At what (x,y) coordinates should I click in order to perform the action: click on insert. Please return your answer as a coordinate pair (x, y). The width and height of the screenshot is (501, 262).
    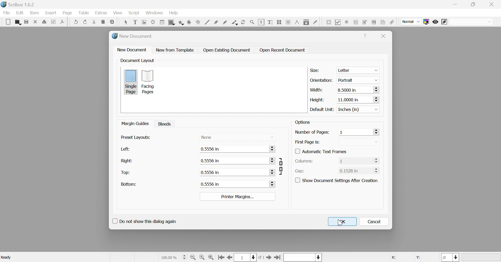
    Looking at the image, I should click on (51, 13).